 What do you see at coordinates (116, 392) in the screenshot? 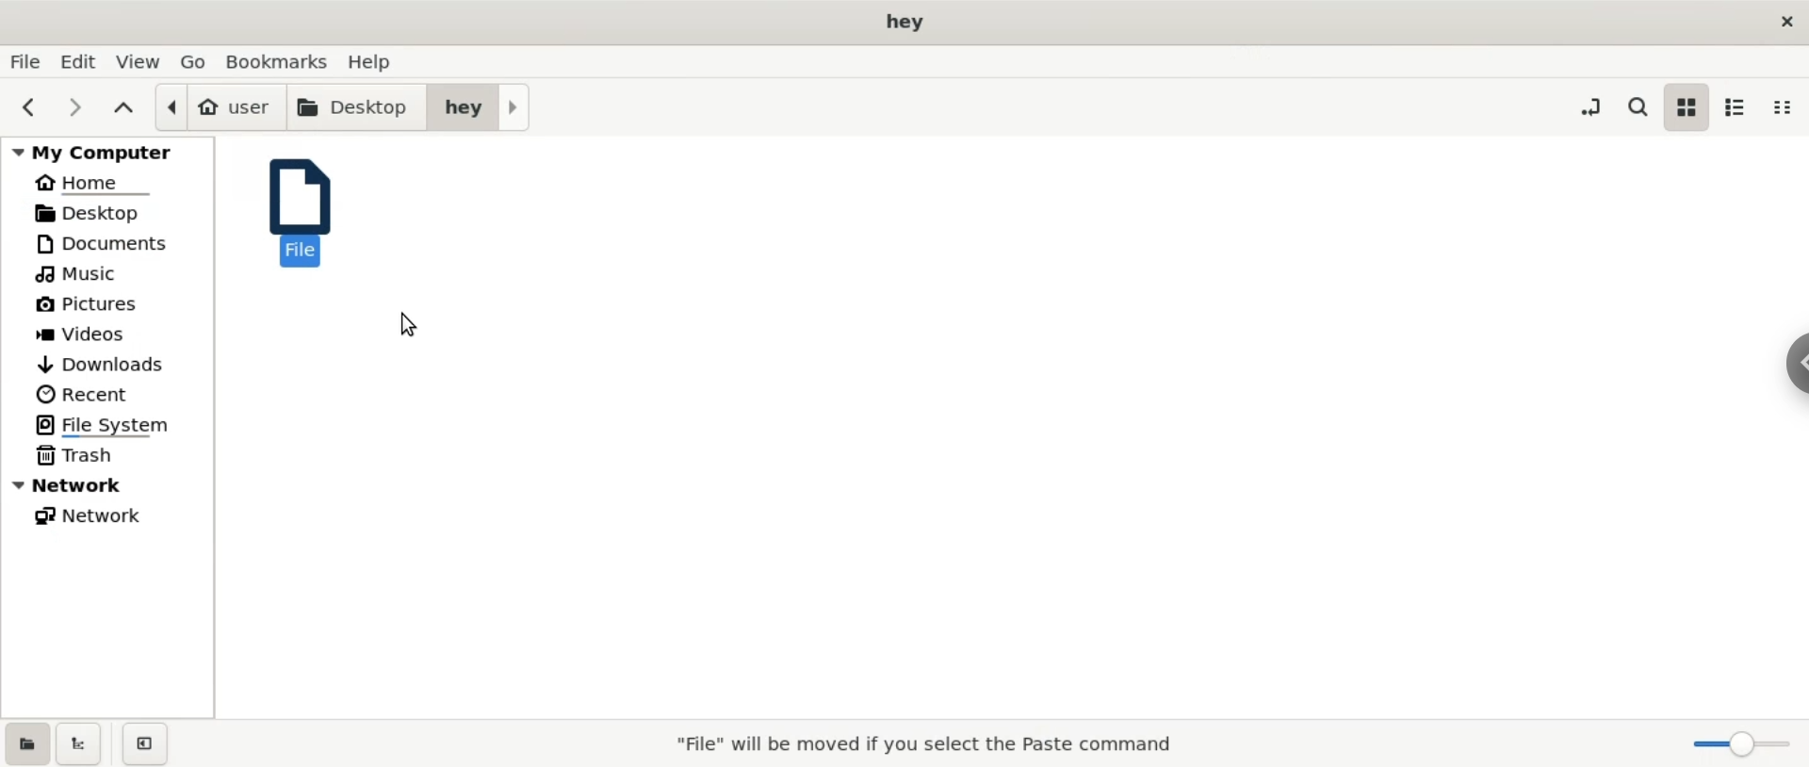
I see `recent` at bounding box center [116, 392].